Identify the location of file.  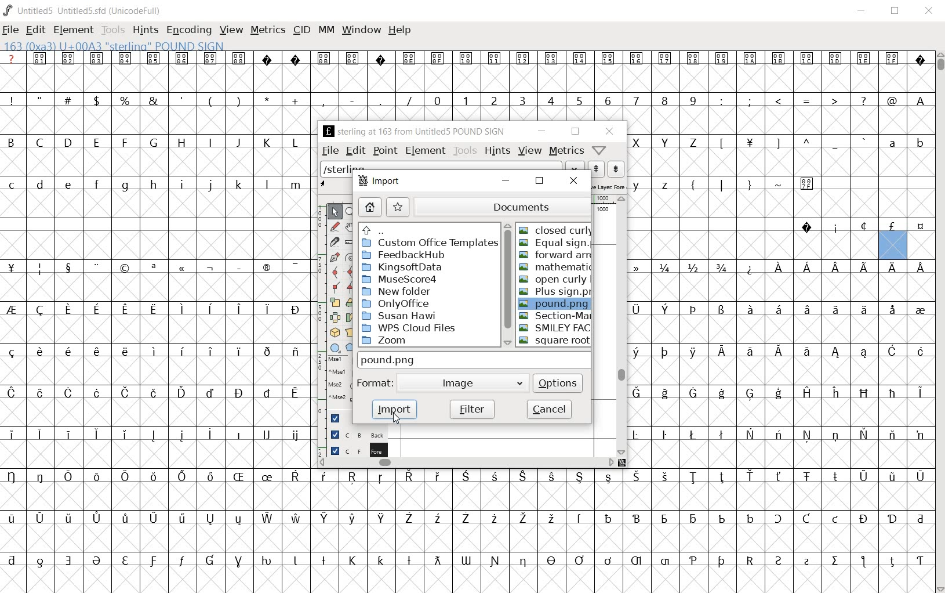
(12, 30).